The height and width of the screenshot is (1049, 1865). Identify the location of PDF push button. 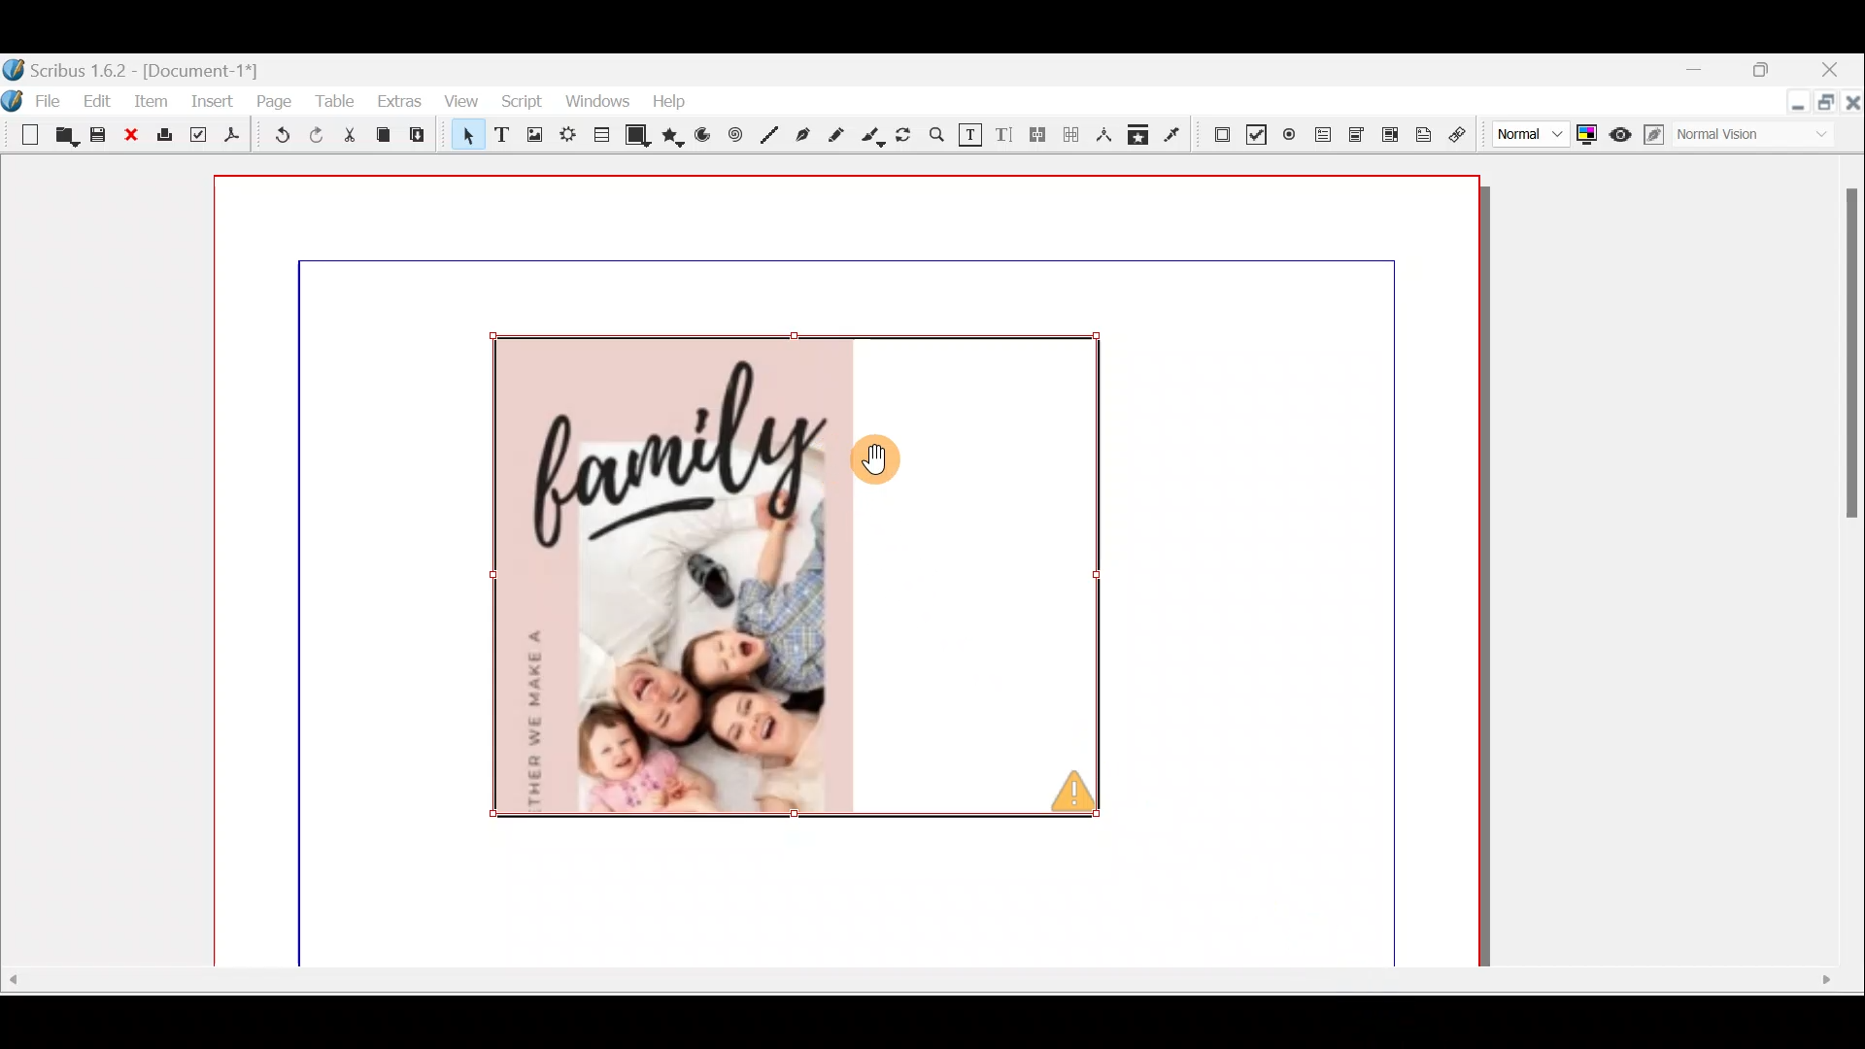
(1215, 133).